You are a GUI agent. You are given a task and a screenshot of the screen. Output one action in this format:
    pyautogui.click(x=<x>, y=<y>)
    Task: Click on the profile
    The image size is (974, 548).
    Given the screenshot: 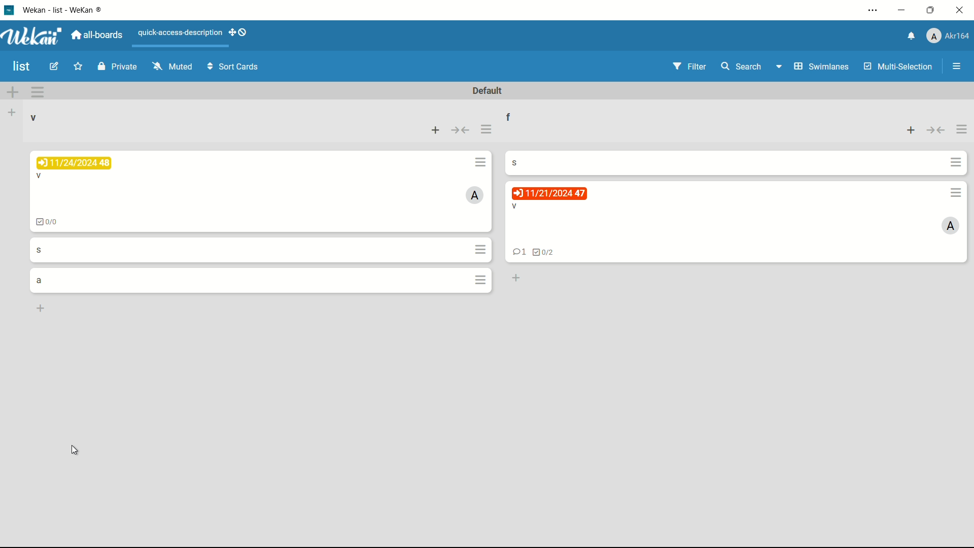 What is the action you would take?
    pyautogui.click(x=949, y=36)
    